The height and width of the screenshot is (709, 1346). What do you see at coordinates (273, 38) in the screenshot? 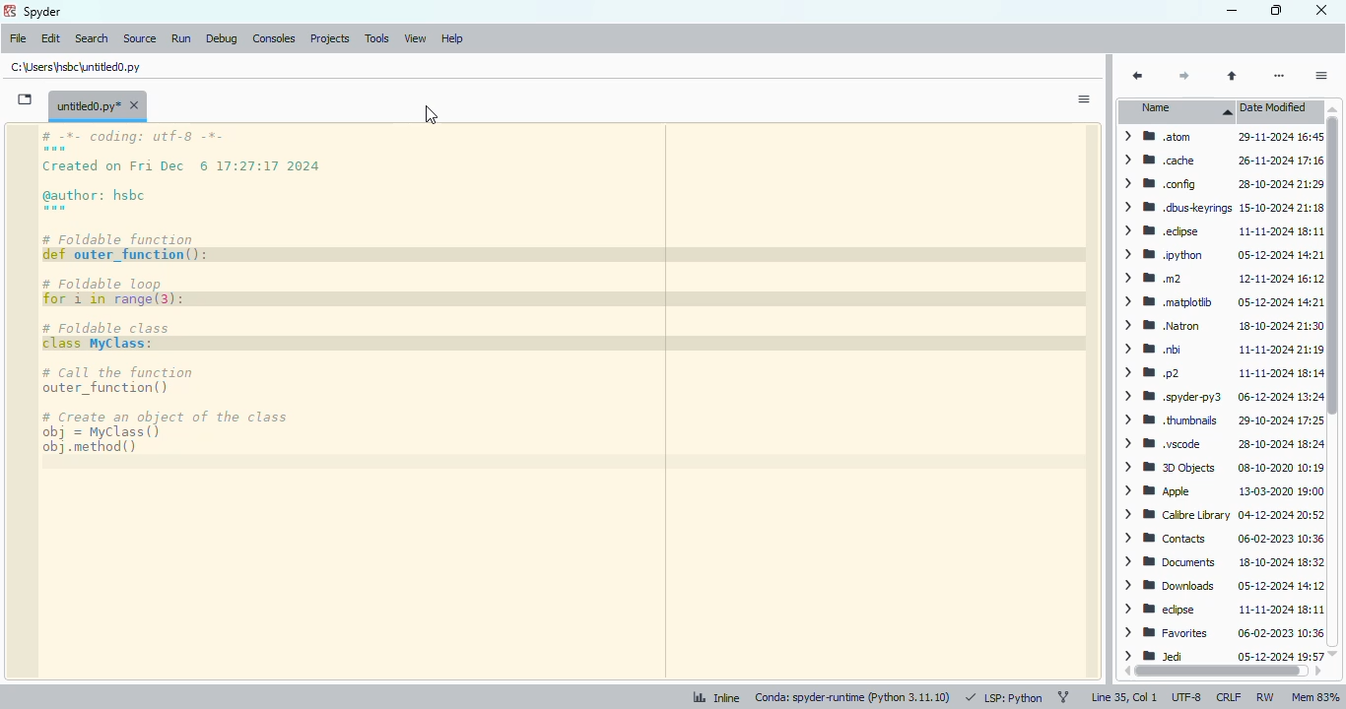
I see `consoles` at bounding box center [273, 38].